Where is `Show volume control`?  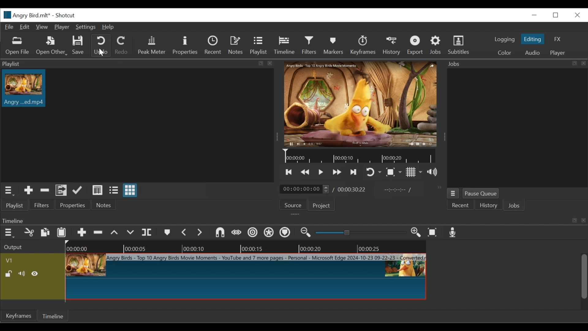 Show volume control is located at coordinates (432, 172).